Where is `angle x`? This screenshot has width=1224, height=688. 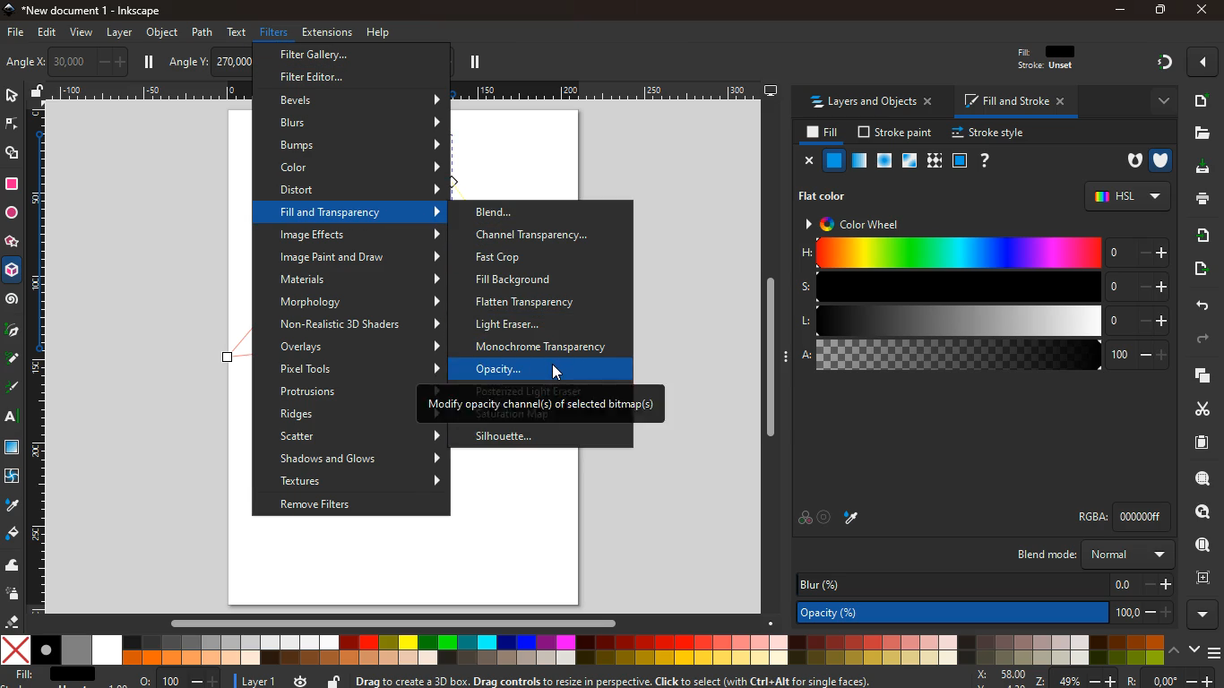 angle x is located at coordinates (80, 60).